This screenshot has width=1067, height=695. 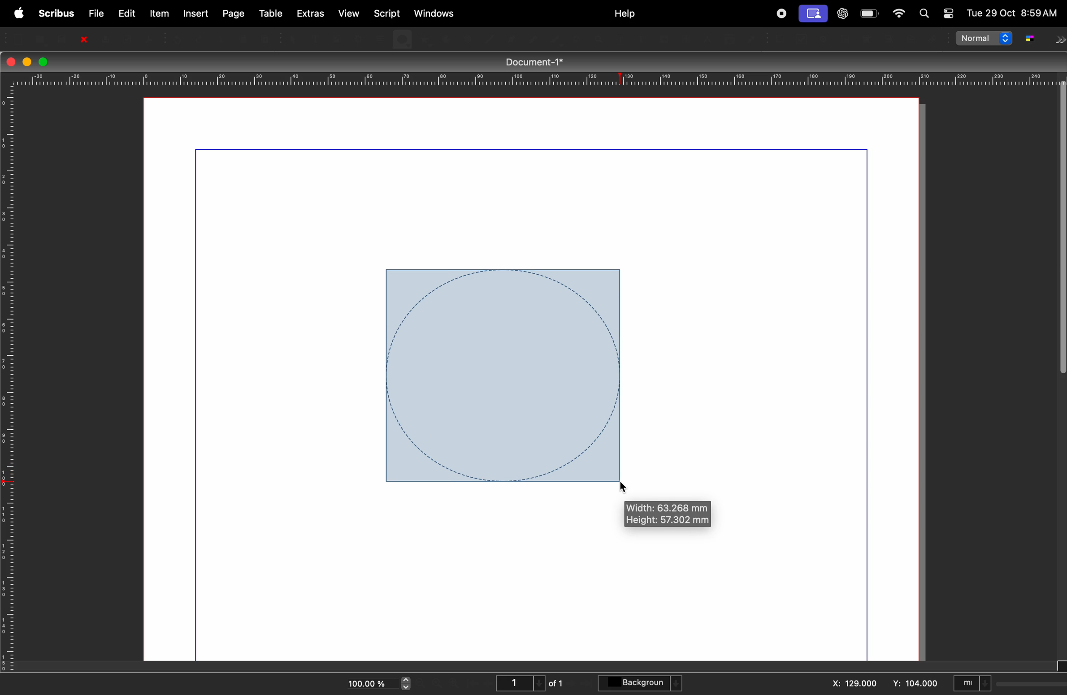 I want to click on Table, so click(x=379, y=38).